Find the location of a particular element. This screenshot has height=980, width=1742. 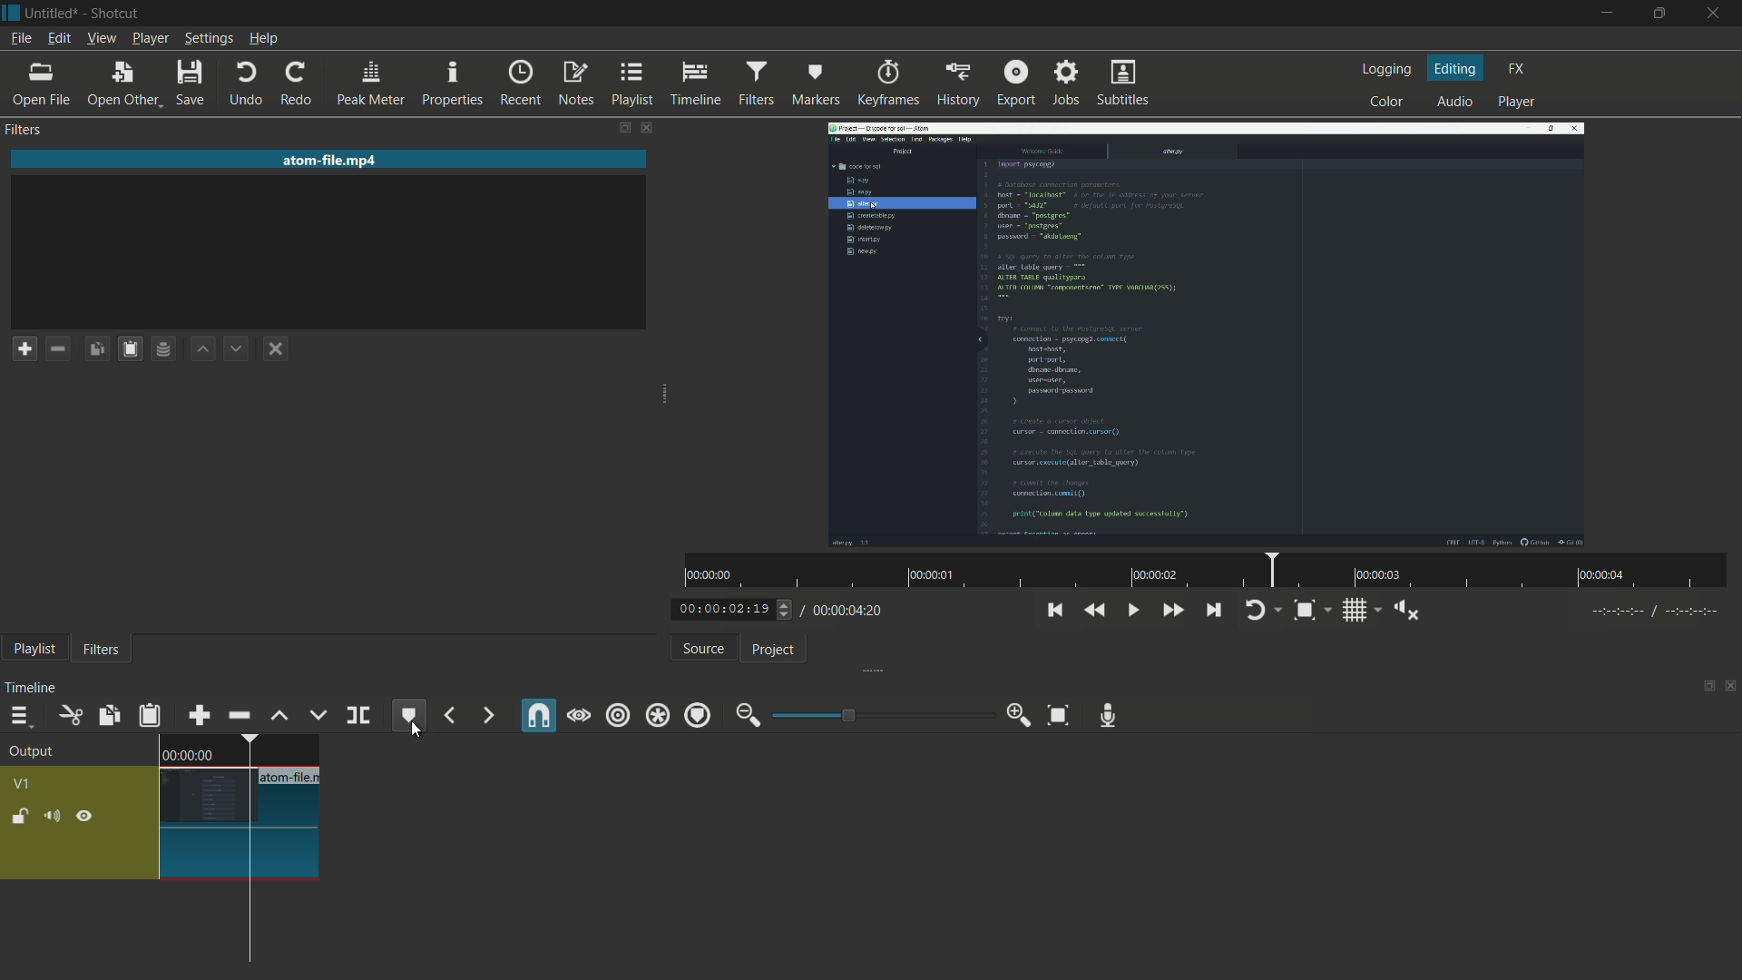

imported file name is located at coordinates (330, 160).